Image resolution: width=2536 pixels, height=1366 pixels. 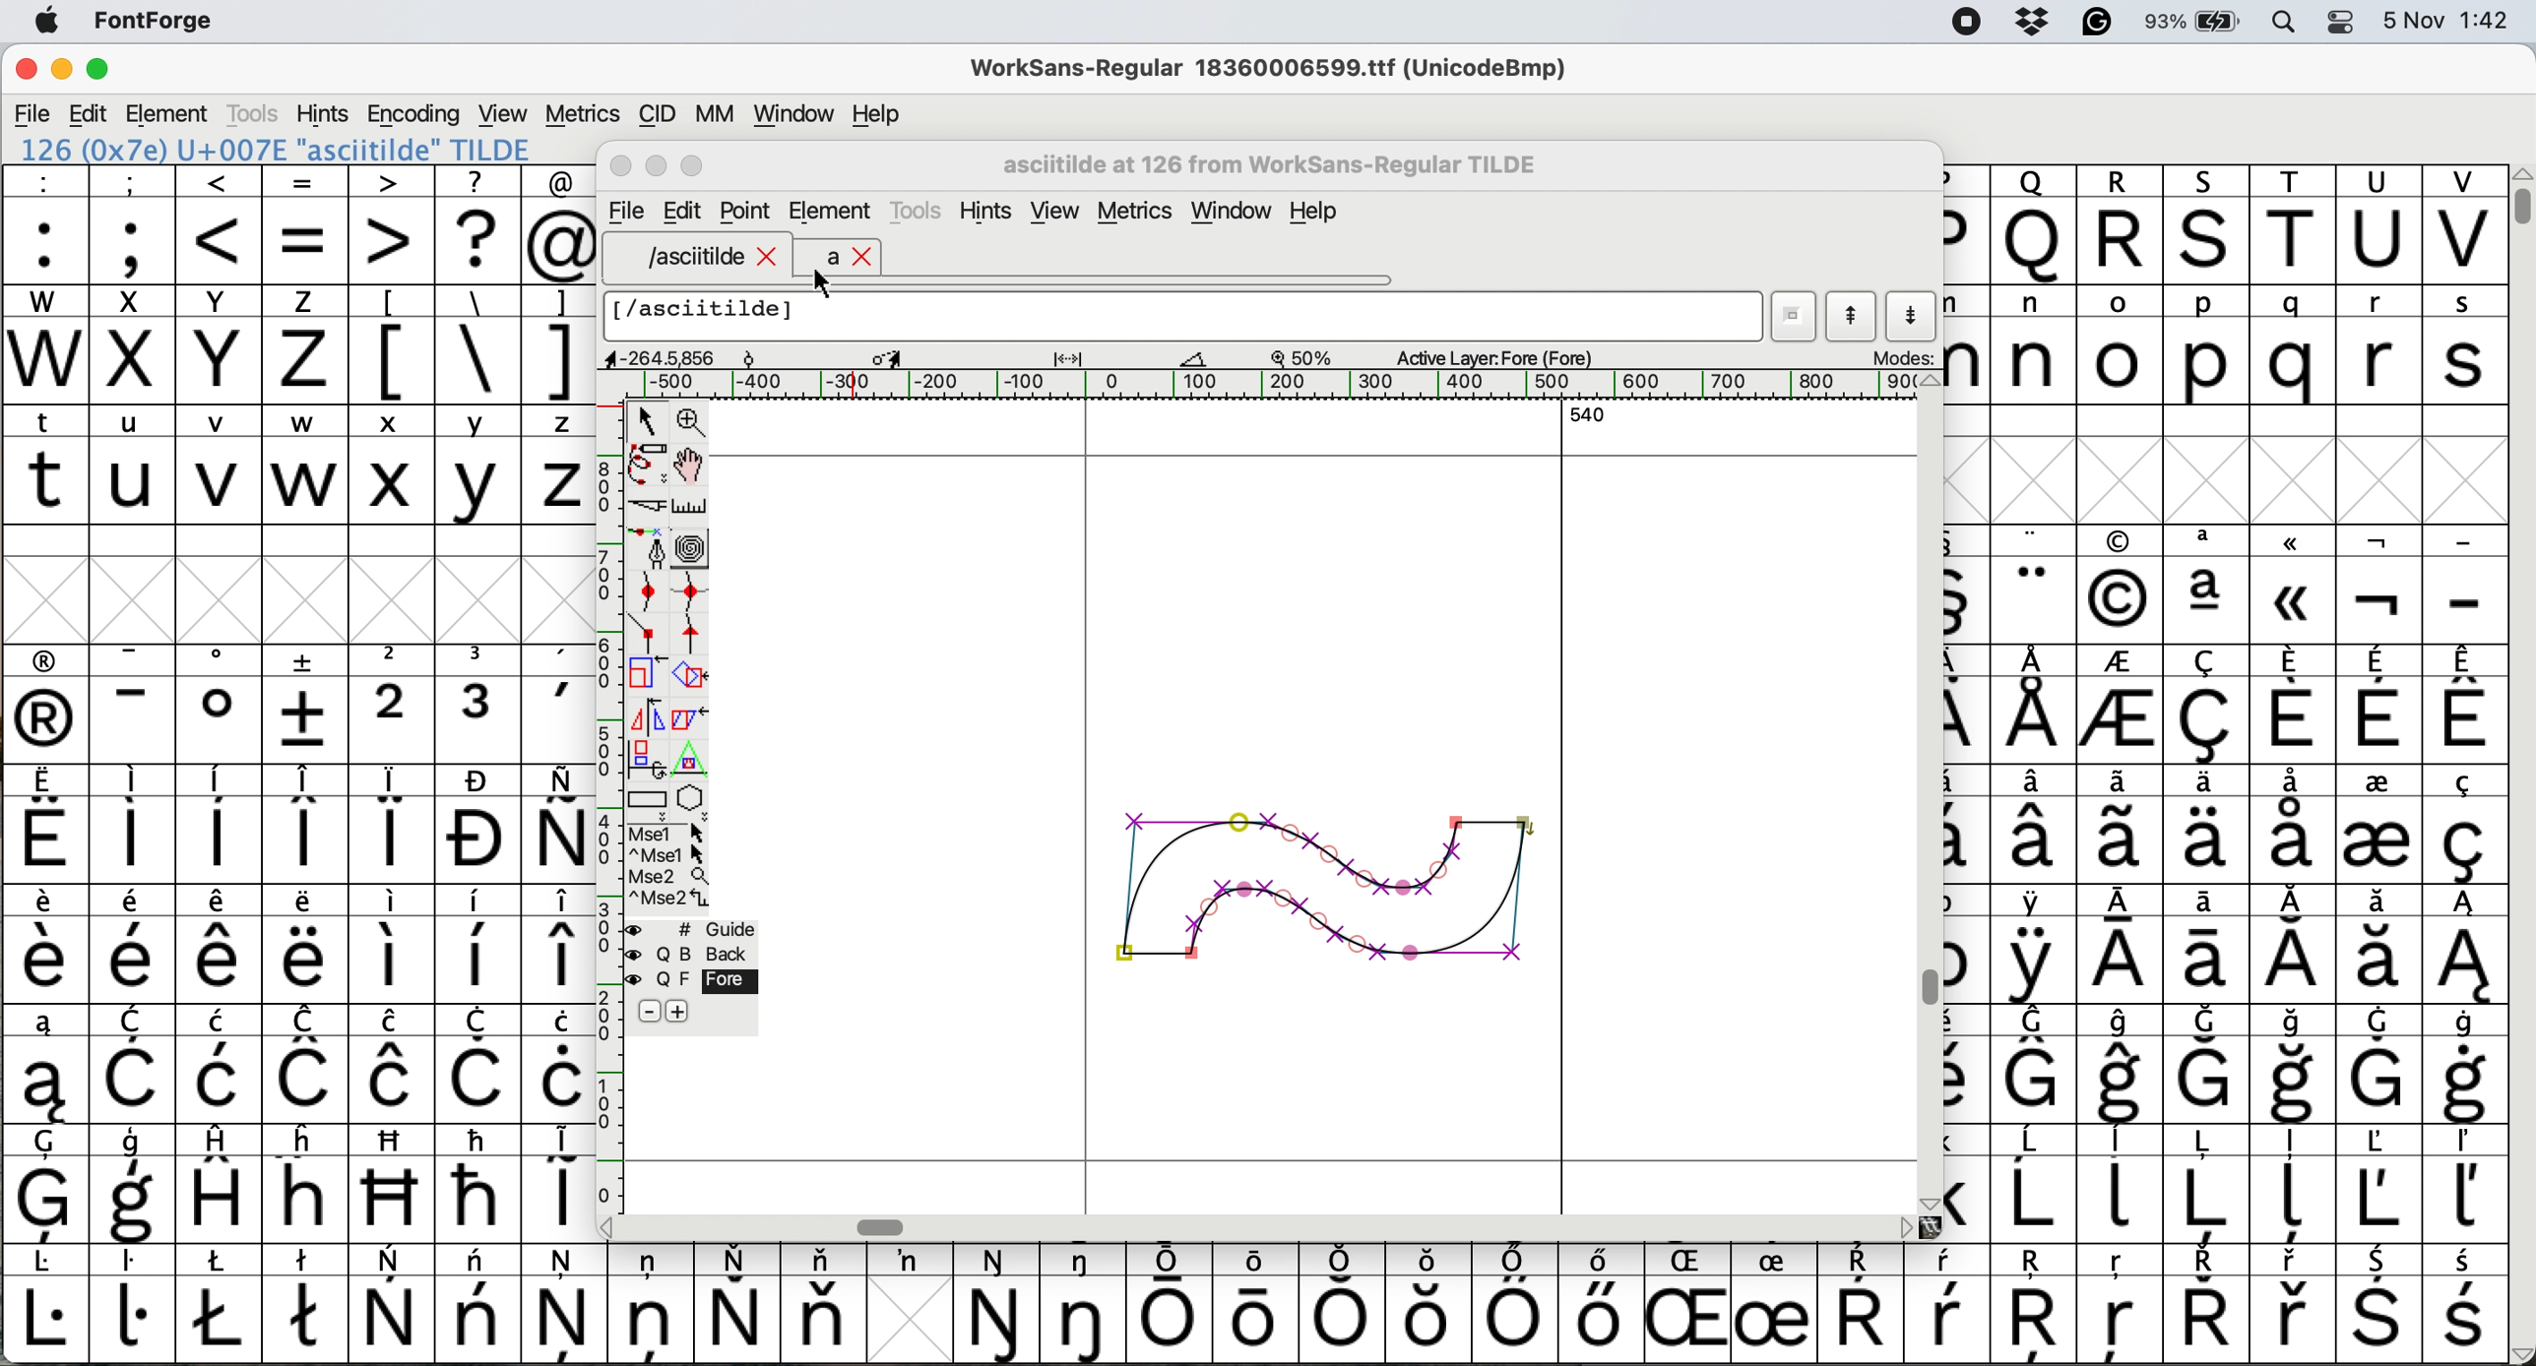 I want to click on symbol, so click(x=2207, y=945).